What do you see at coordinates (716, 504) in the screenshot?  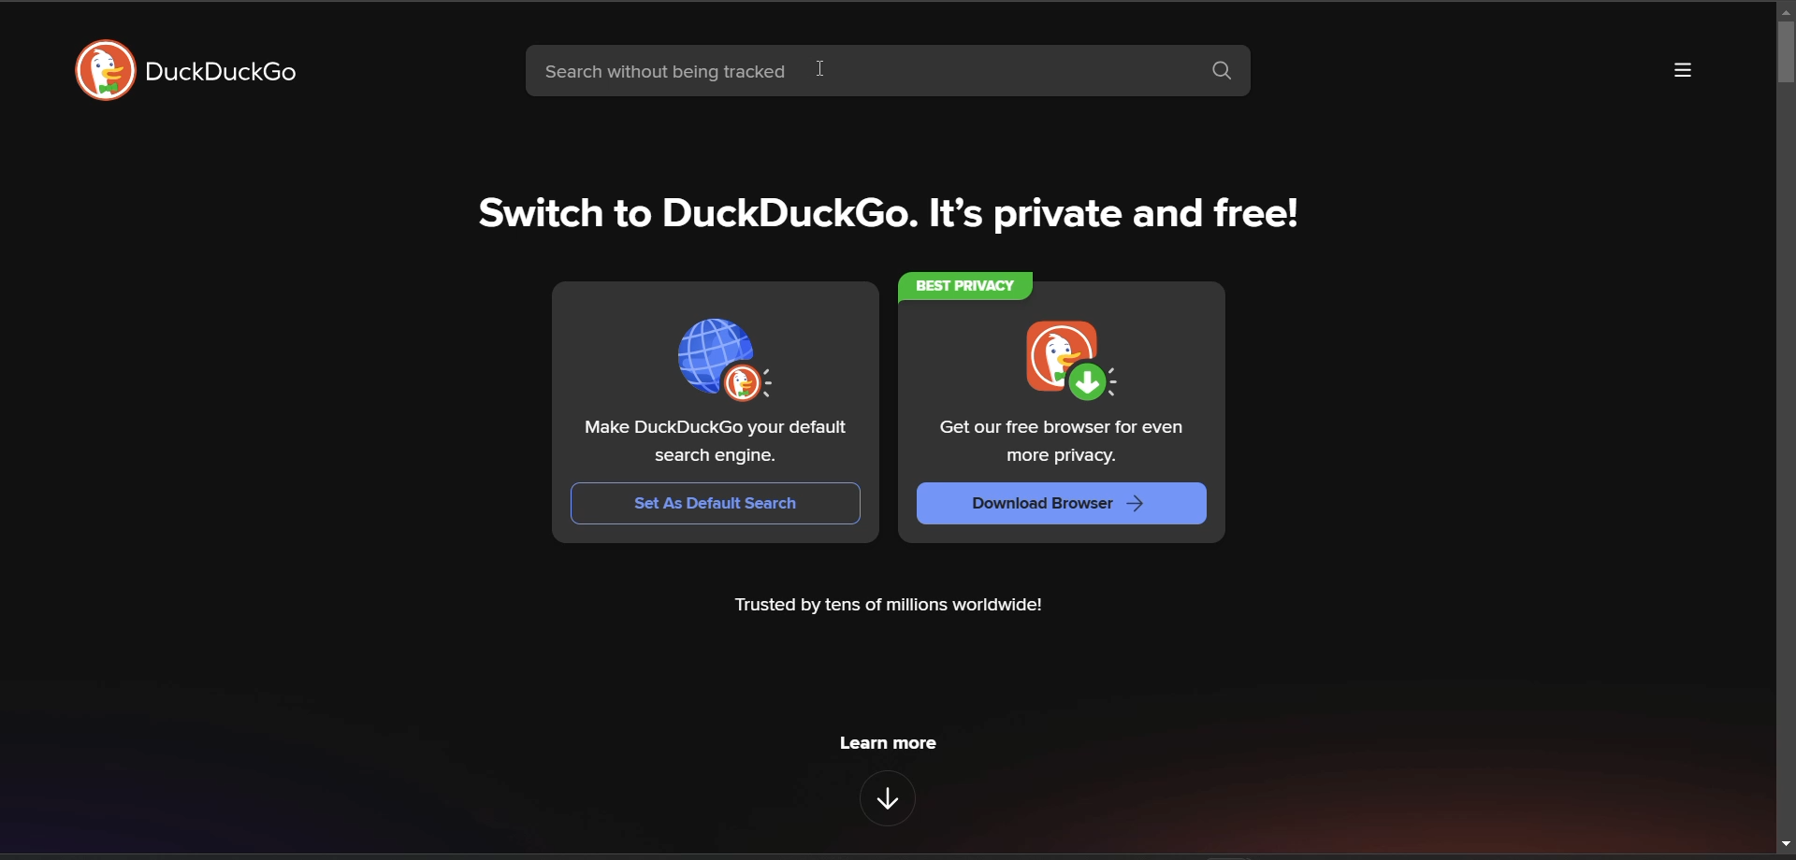 I see `Set As Default Search` at bounding box center [716, 504].